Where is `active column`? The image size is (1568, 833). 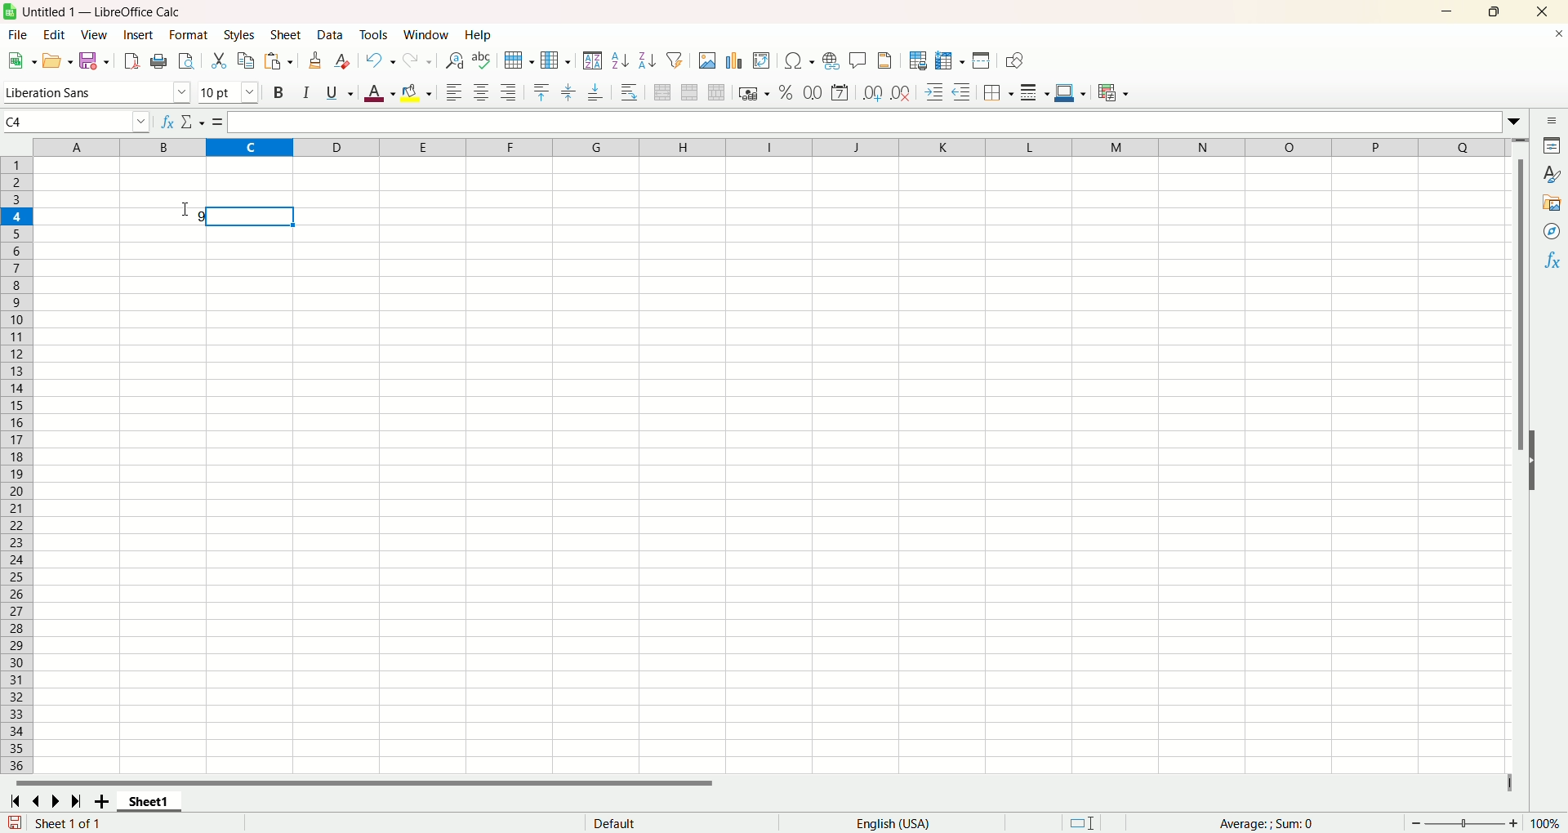 active column is located at coordinates (248, 147).